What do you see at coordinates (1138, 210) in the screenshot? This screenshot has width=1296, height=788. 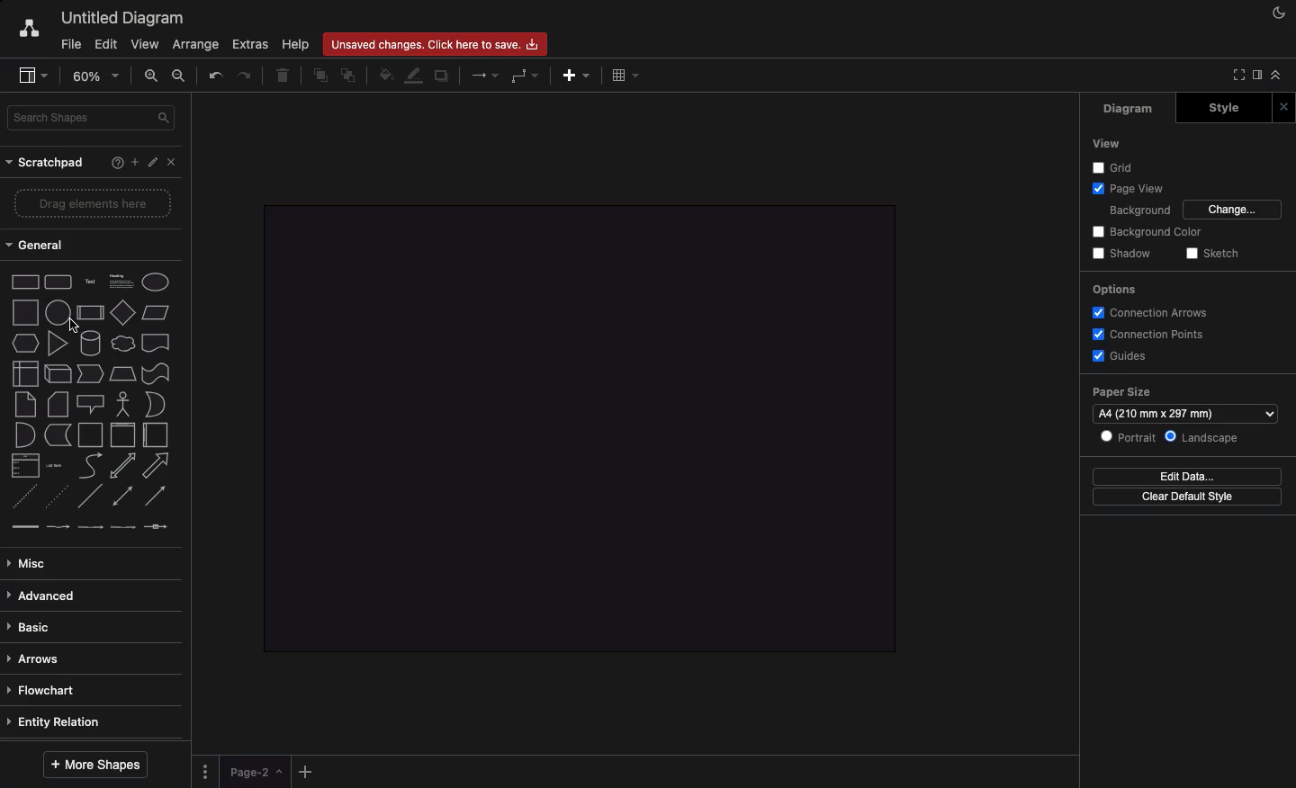 I see `Background` at bounding box center [1138, 210].